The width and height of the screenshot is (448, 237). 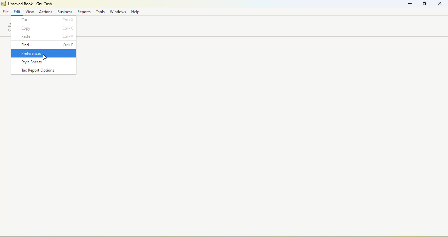 I want to click on Copy, so click(x=43, y=28).